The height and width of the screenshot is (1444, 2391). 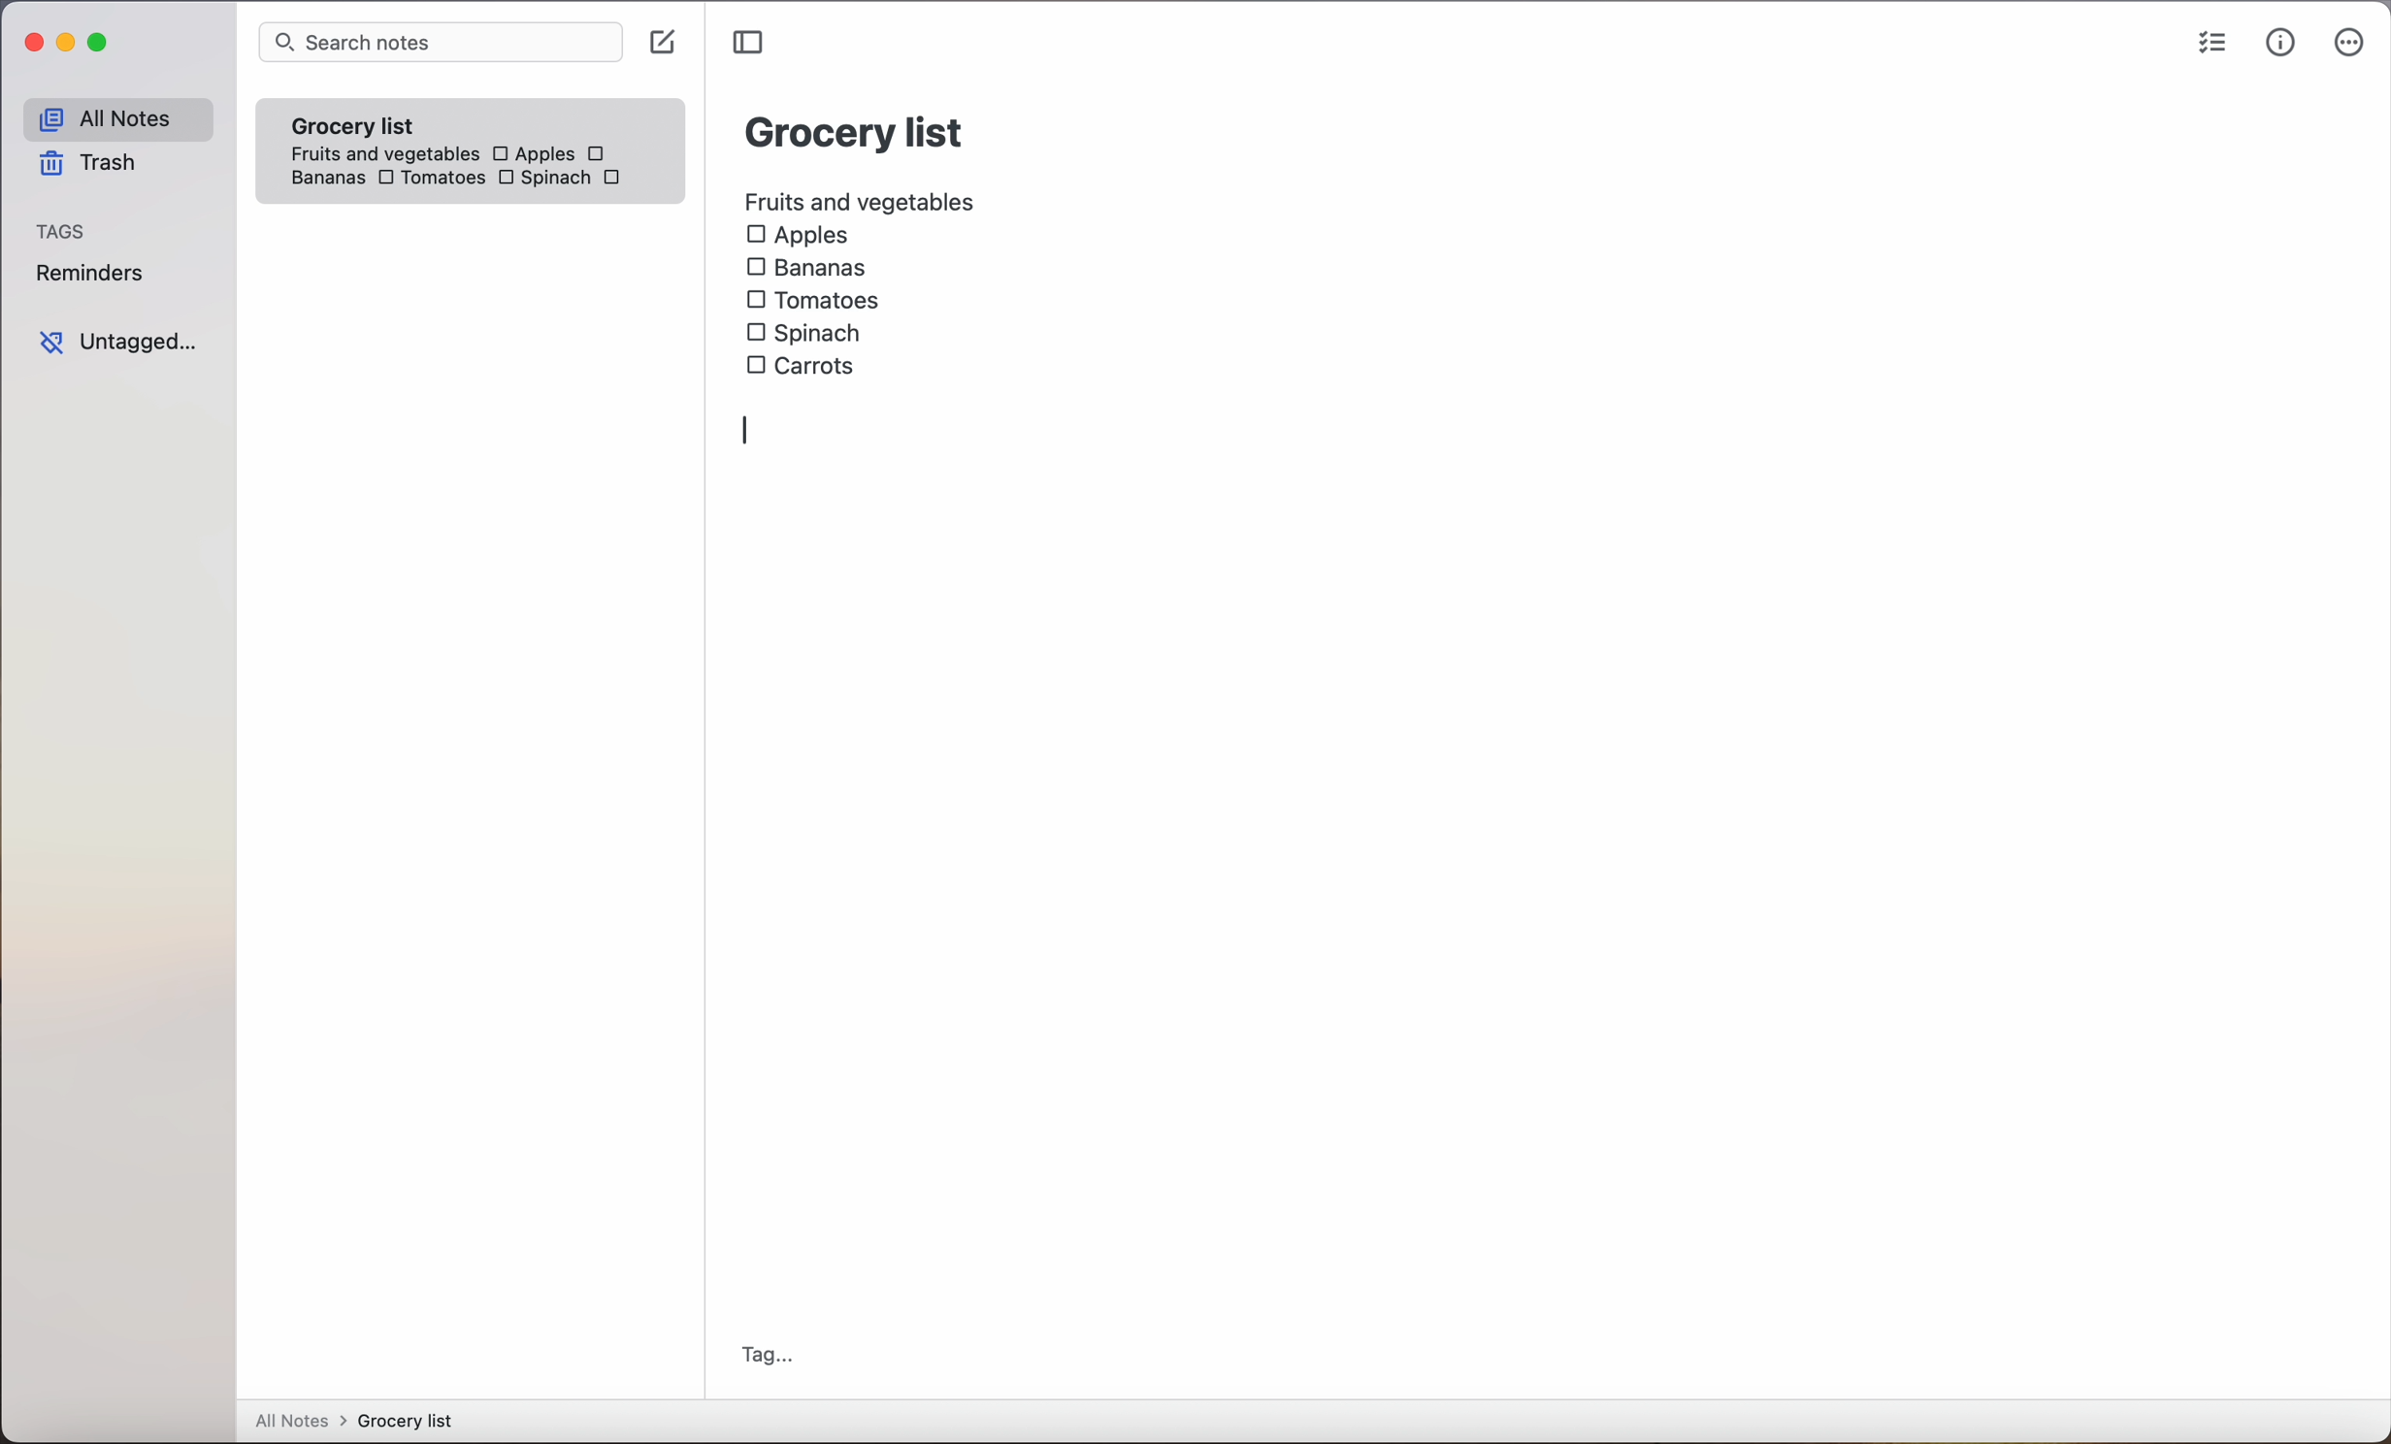 What do you see at coordinates (377, 131) in the screenshot?
I see `grocery list note fruits and vegetables` at bounding box center [377, 131].